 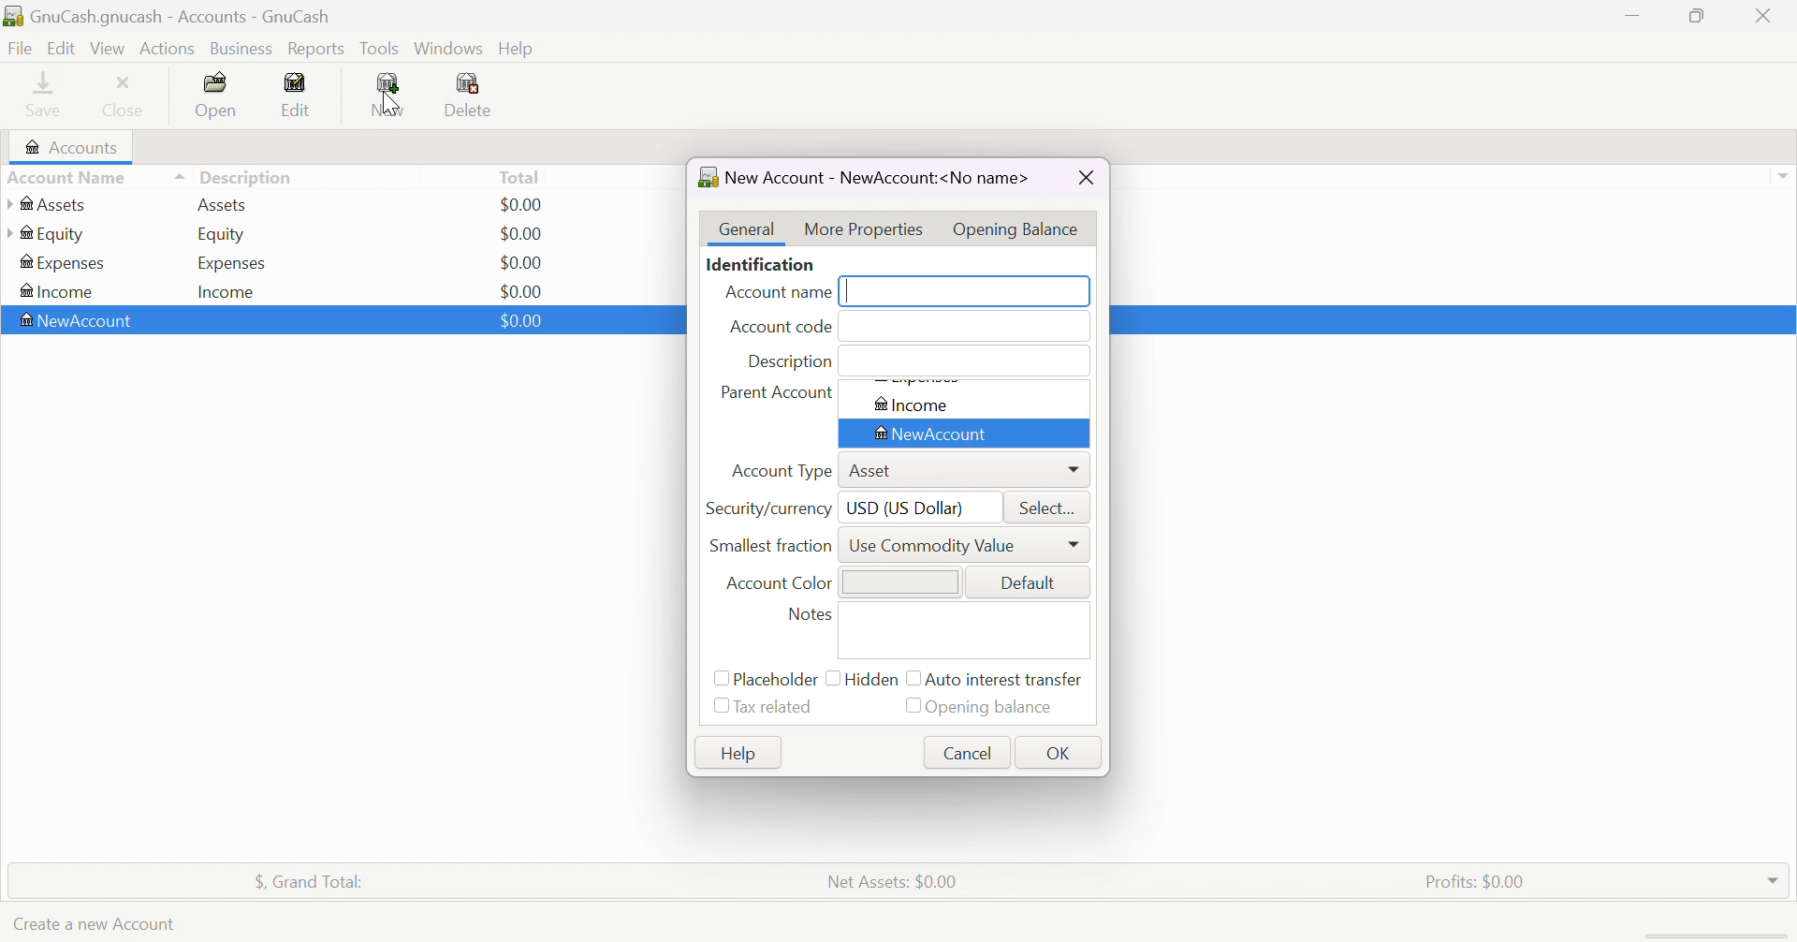 What do you see at coordinates (810, 615) in the screenshot?
I see `Notes` at bounding box center [810, 615].